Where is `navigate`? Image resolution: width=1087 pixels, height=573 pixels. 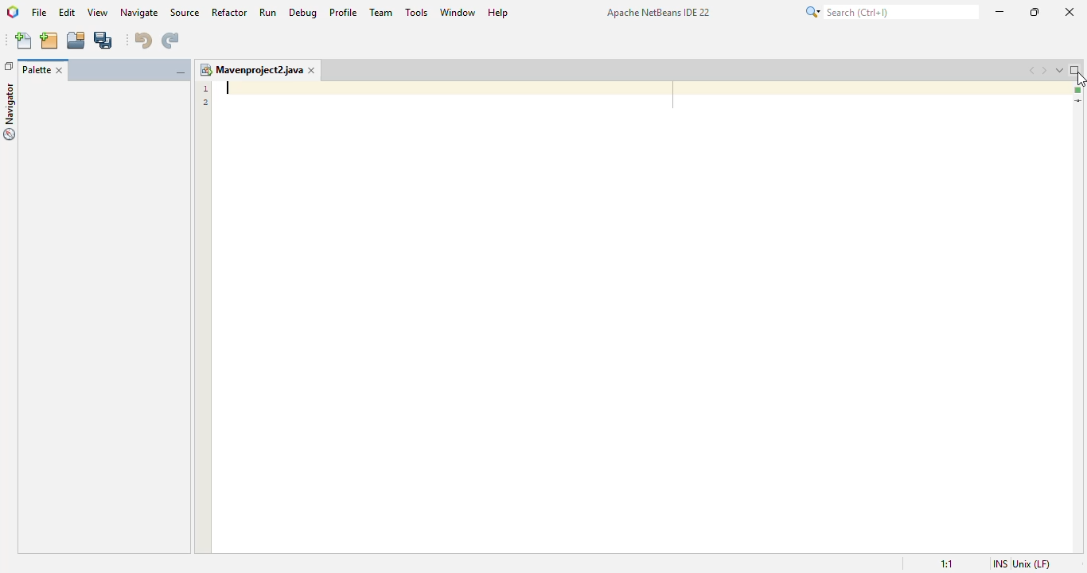
navigate is located at coordinates (139, 13).